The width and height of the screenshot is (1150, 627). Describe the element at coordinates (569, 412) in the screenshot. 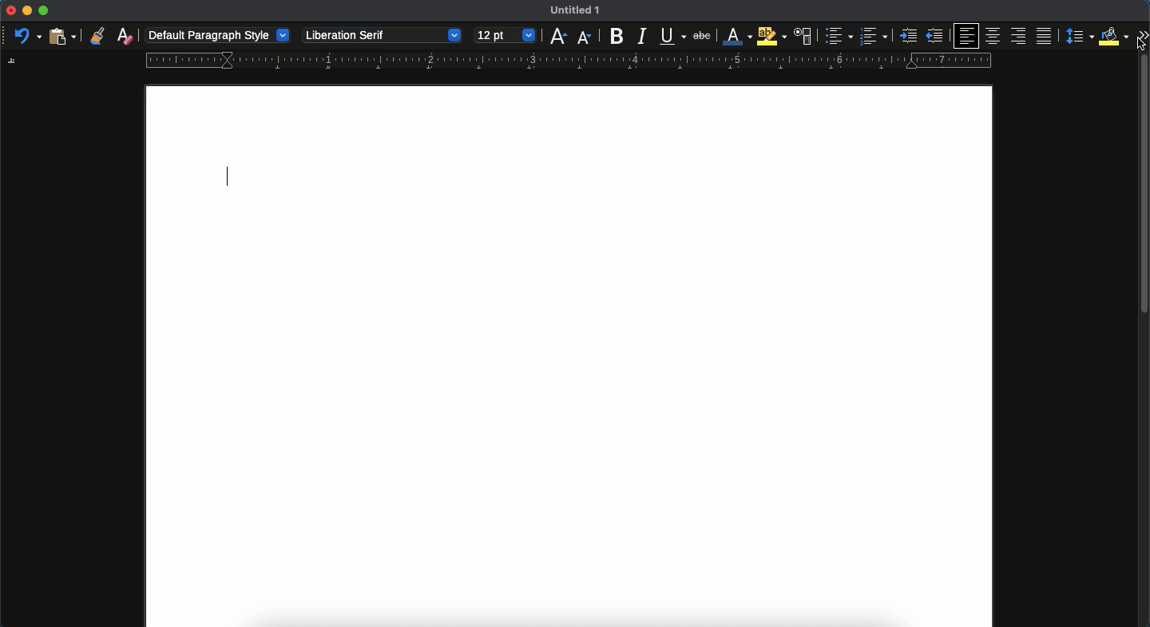

I see `page` at that location.